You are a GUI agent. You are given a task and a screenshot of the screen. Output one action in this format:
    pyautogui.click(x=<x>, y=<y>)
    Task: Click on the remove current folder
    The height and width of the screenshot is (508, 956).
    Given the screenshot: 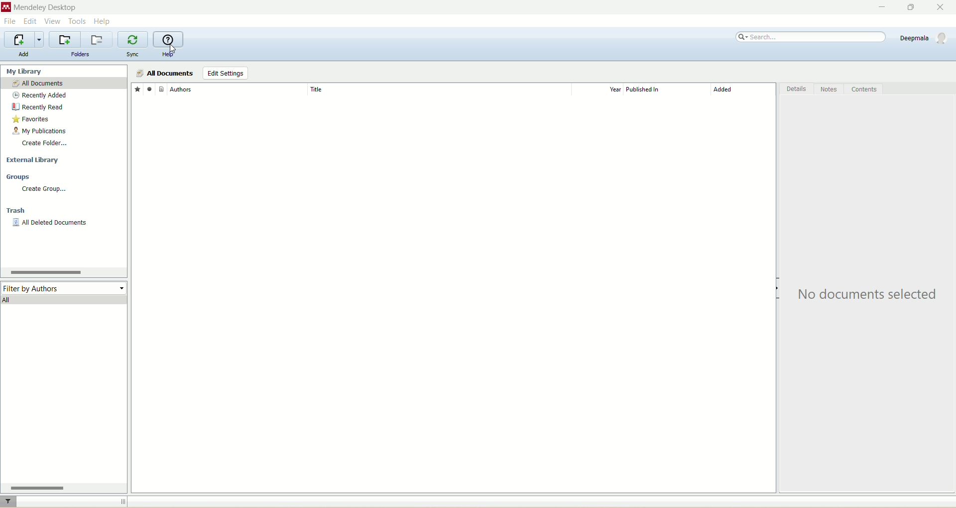 What is the action you would take?
    pyautogui.click(x=96, y=39)
    